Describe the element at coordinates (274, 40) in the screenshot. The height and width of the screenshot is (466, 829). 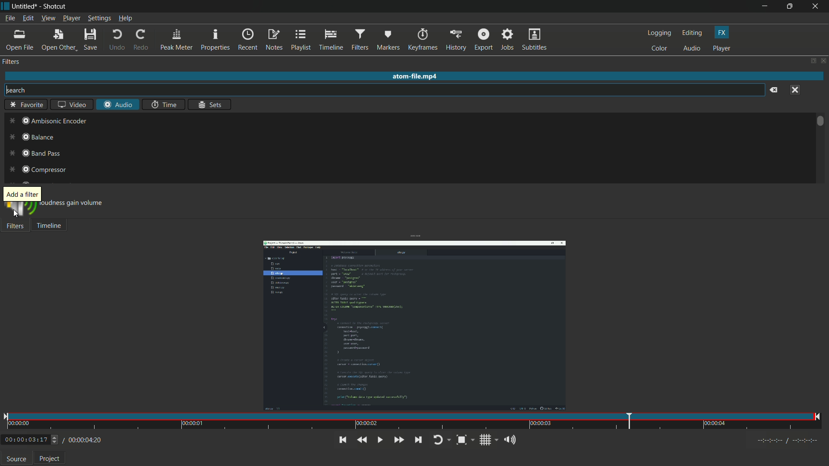
I see `notes` at that location.